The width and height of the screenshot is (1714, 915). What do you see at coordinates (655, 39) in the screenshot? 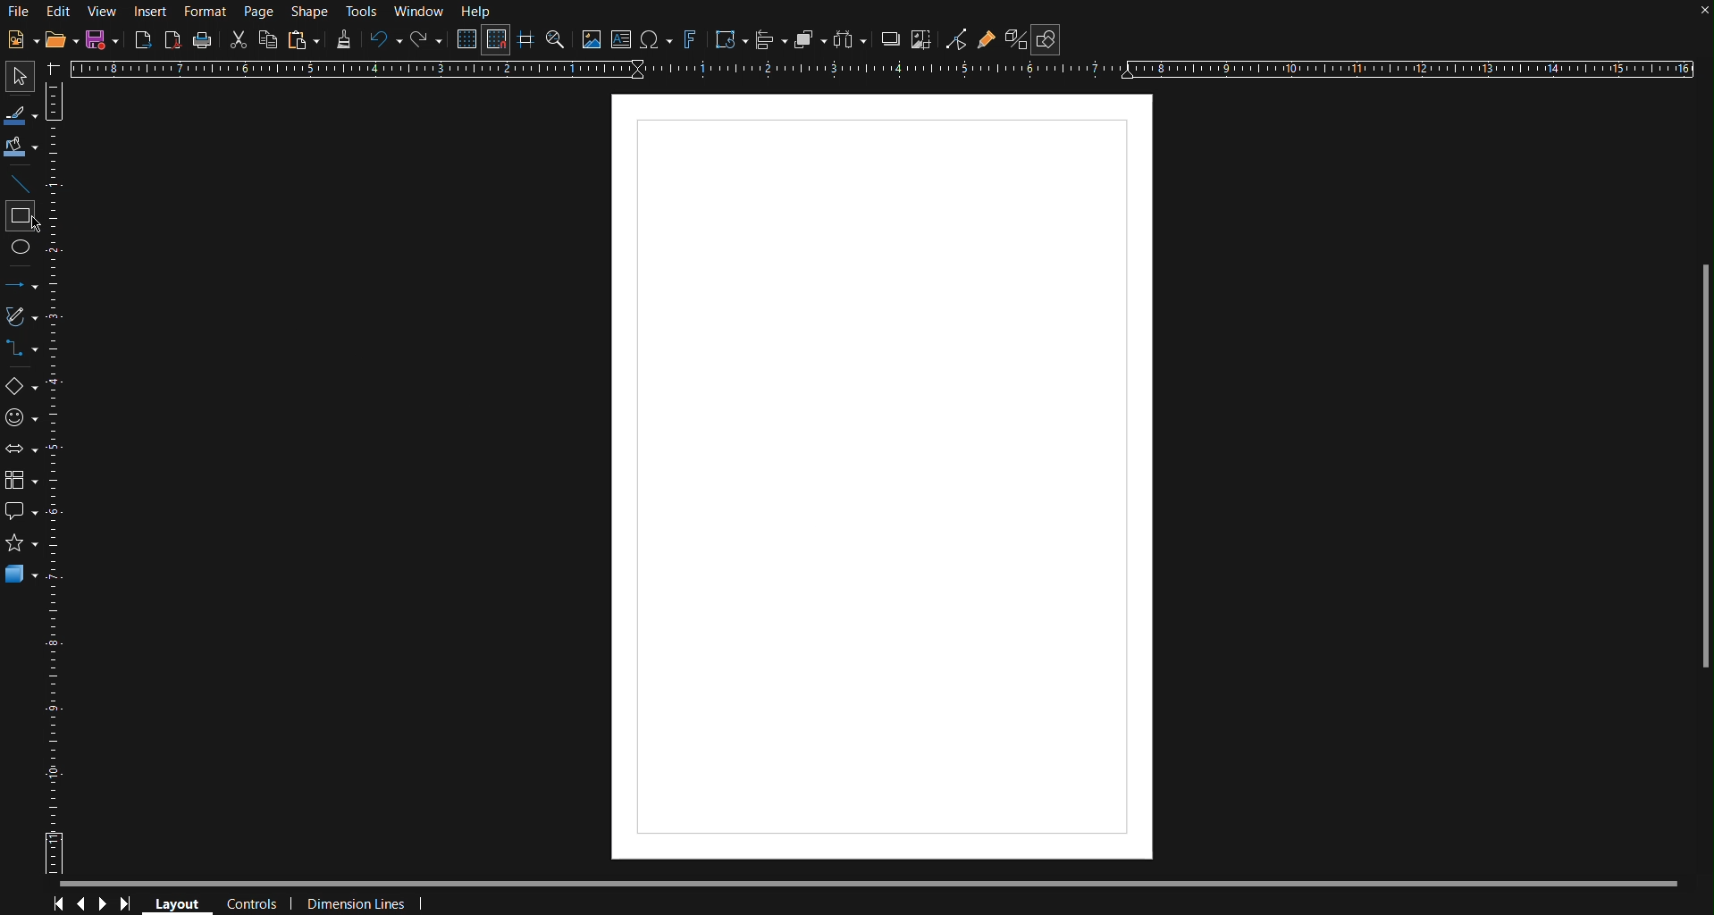
I see `Insert Special Character` at bounding box center [655, 39].